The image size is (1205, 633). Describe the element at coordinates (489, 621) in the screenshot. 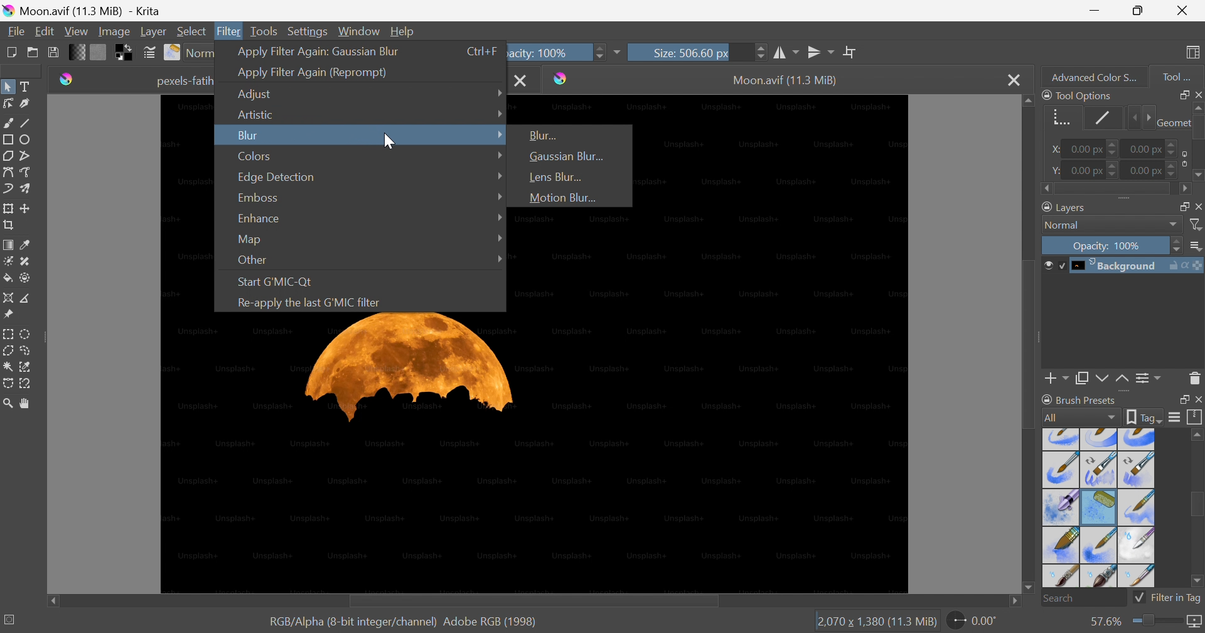

I see `Adobe RGB (1998)` at that location.